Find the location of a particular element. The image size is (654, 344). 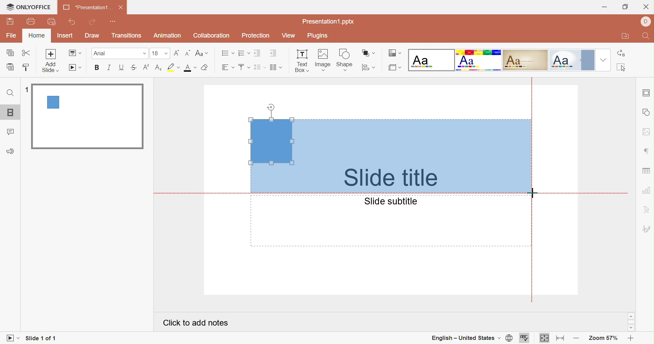

Line spacing is located at coordinates (260, 68).